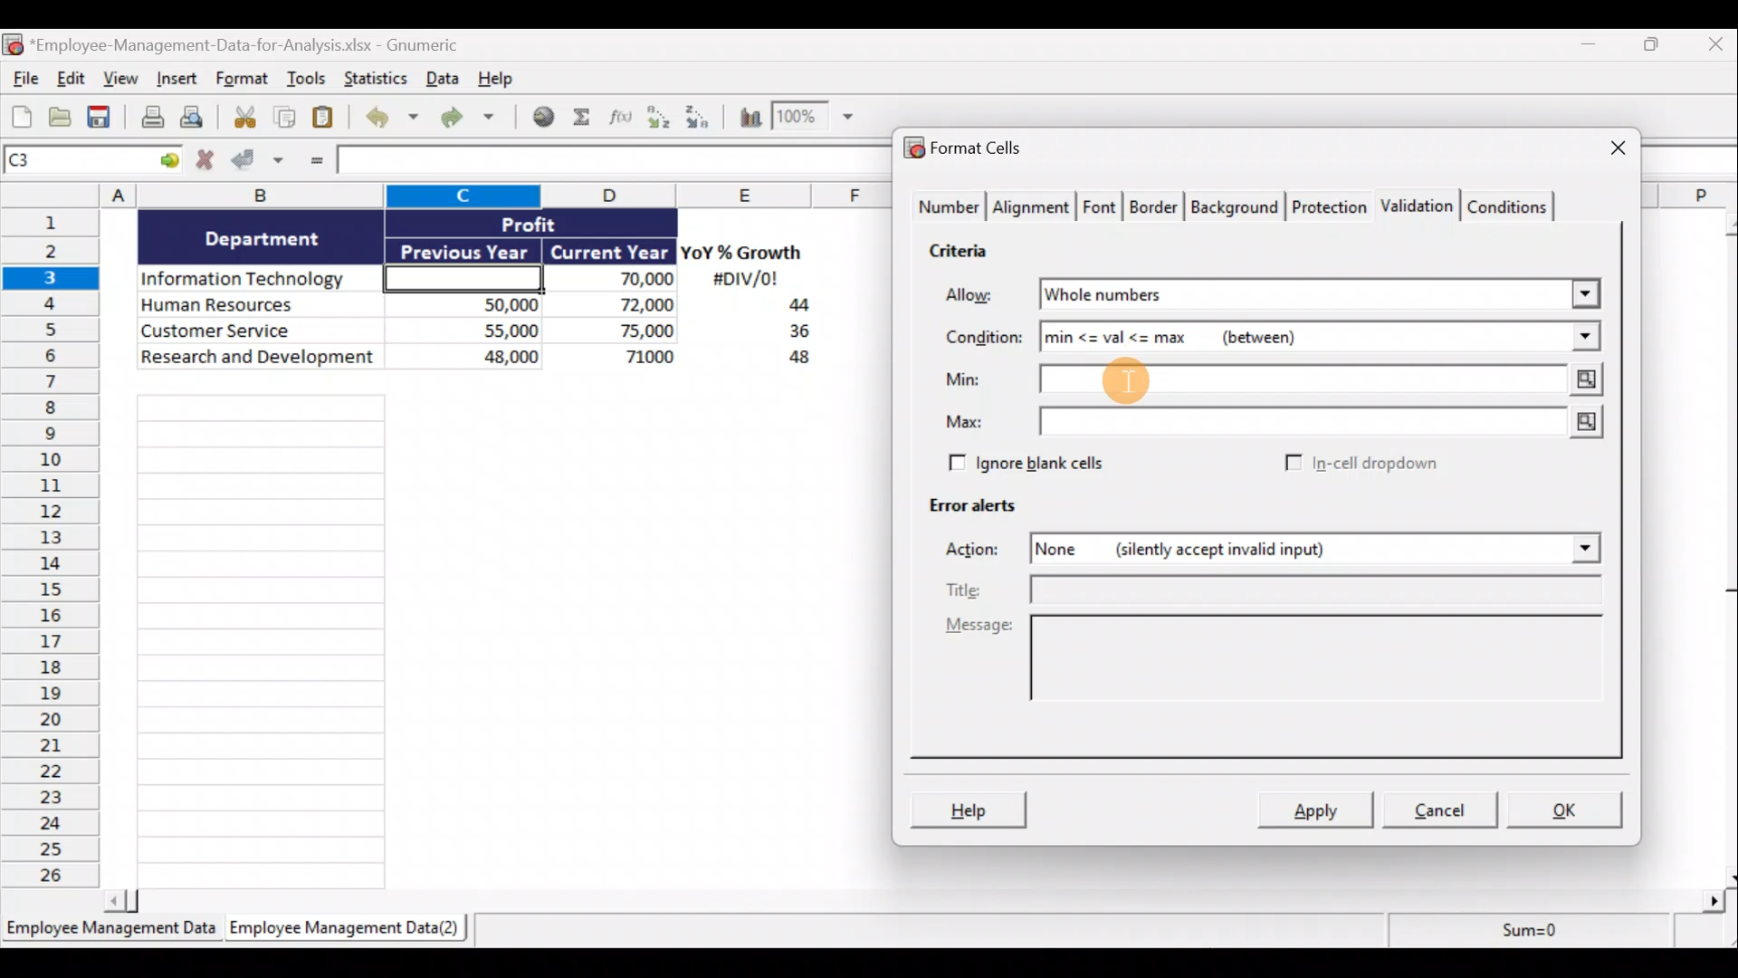  Describe the element at coordinates (1215, 295) in the screenshot. I see `Whole numbers` at that location.